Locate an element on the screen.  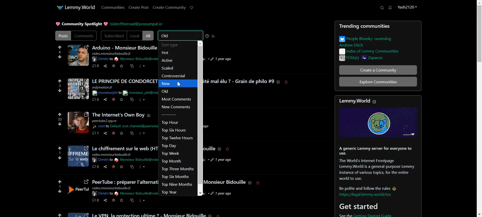
Support Lemmy is located at coordinates (191, 8).